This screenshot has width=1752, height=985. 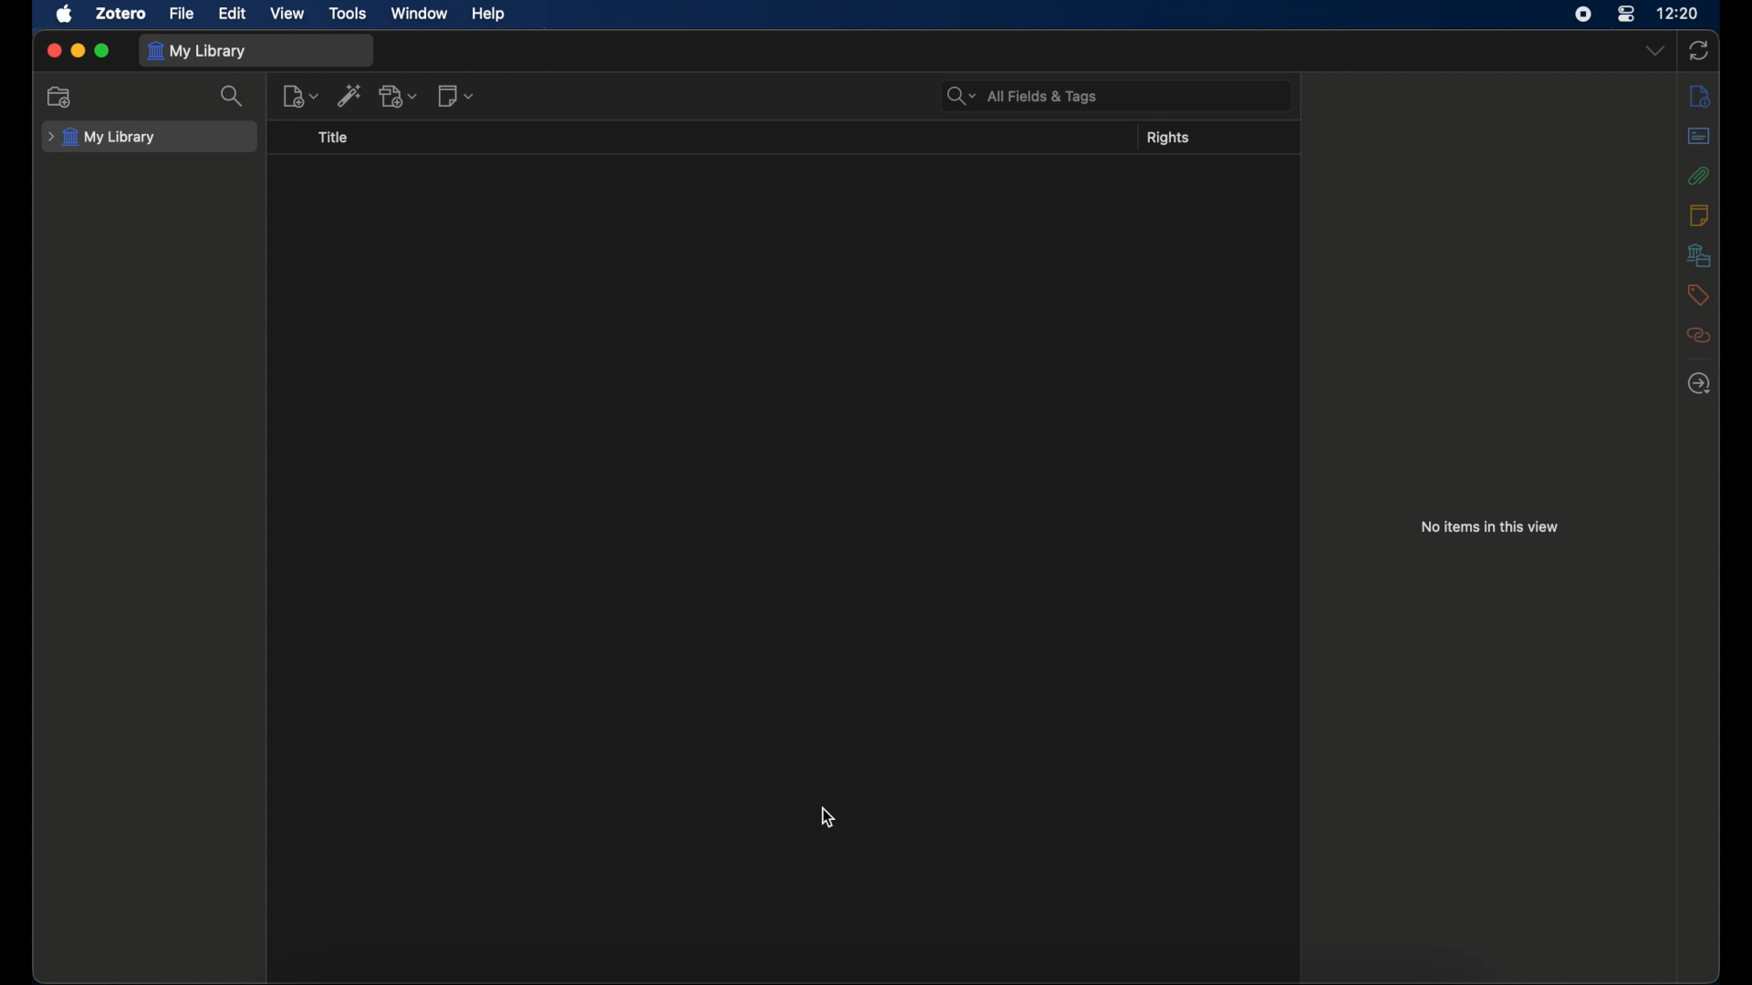 What do you see at coordinates (1168, 138) in the screenshot?
I see `rights` at bounding box center [1168, 138].